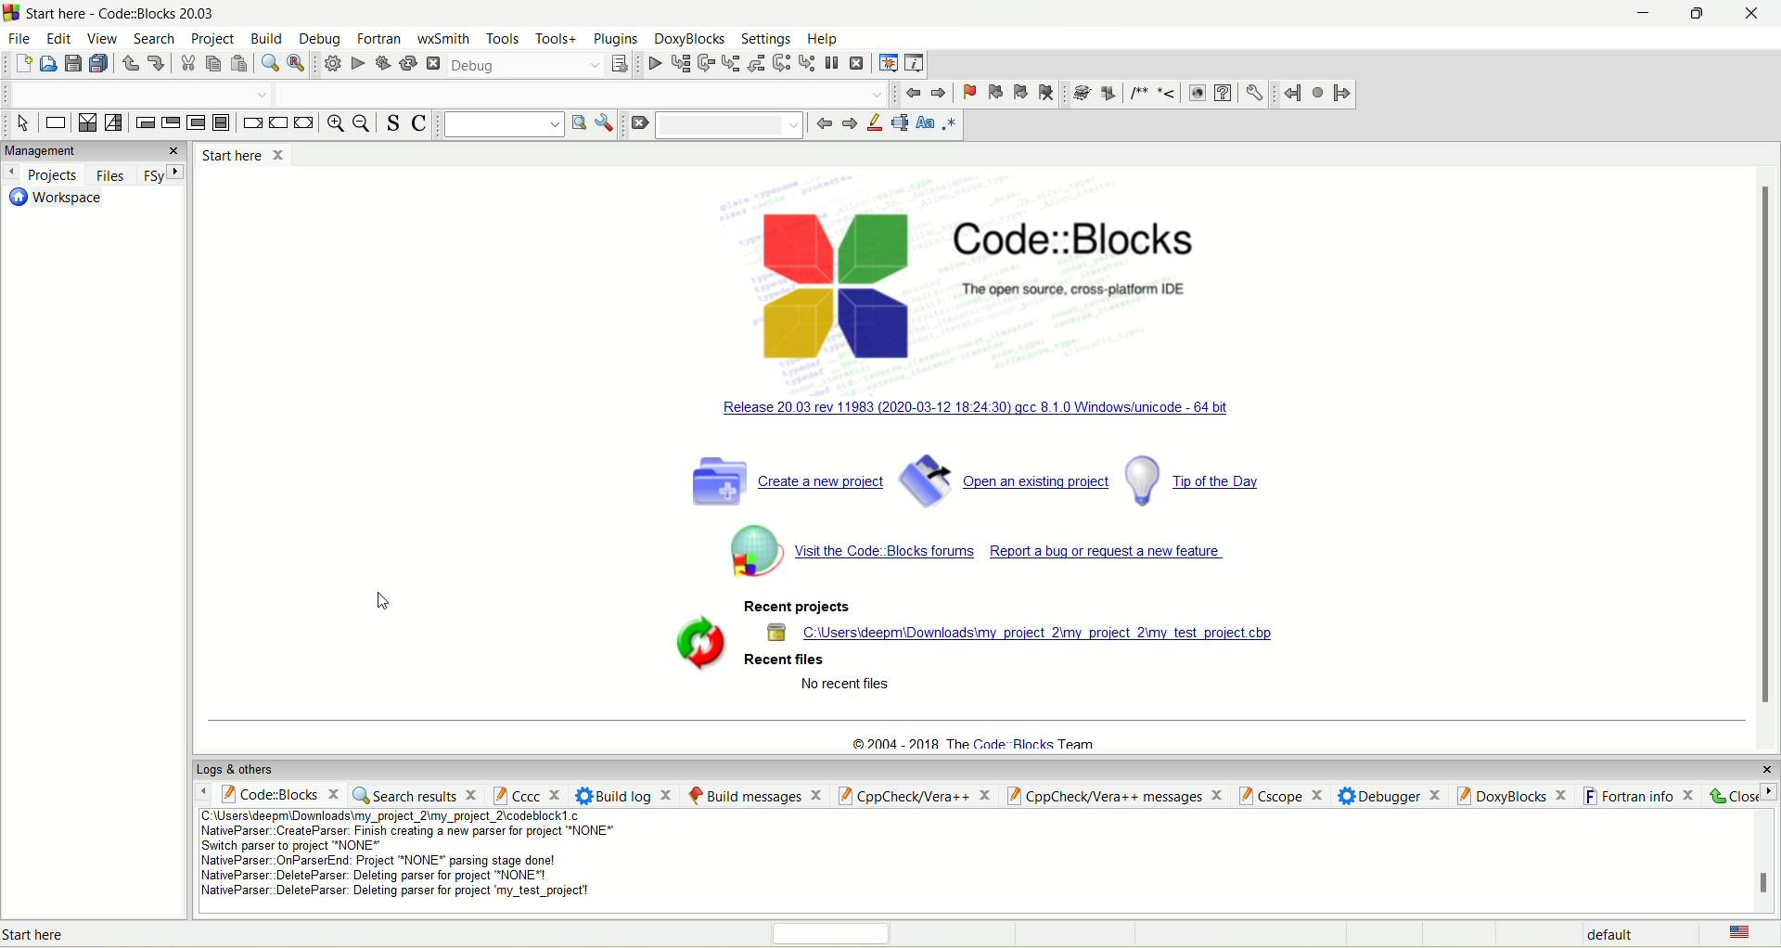  Describe the element at coordinates (911, 95) in the screenshot. I see `jump back` at that location.